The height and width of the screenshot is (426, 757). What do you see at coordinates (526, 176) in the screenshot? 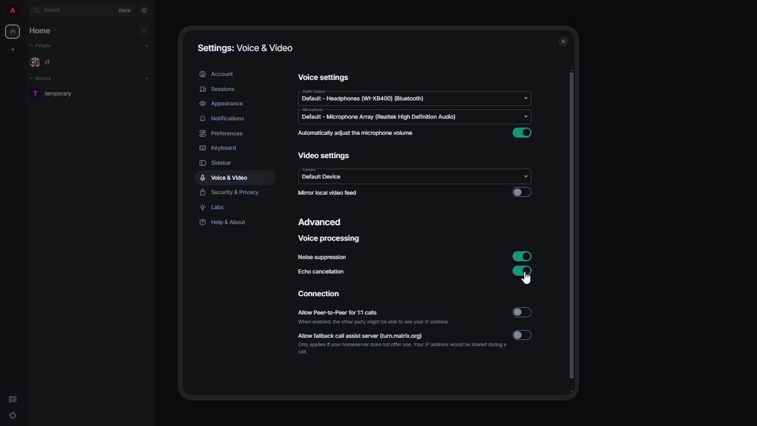
I see `drop down` at bounding box center [526, 176].